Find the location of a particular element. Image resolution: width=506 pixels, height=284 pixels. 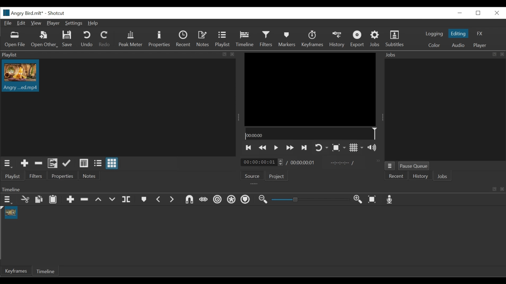

Recent is located at coordinates (184, 39).